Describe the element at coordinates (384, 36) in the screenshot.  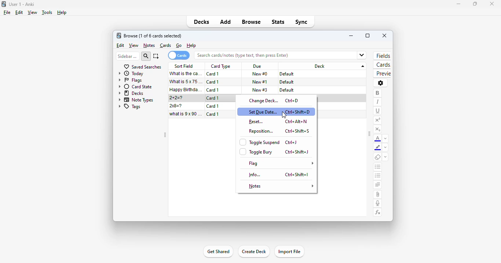
I see `close` at that location.